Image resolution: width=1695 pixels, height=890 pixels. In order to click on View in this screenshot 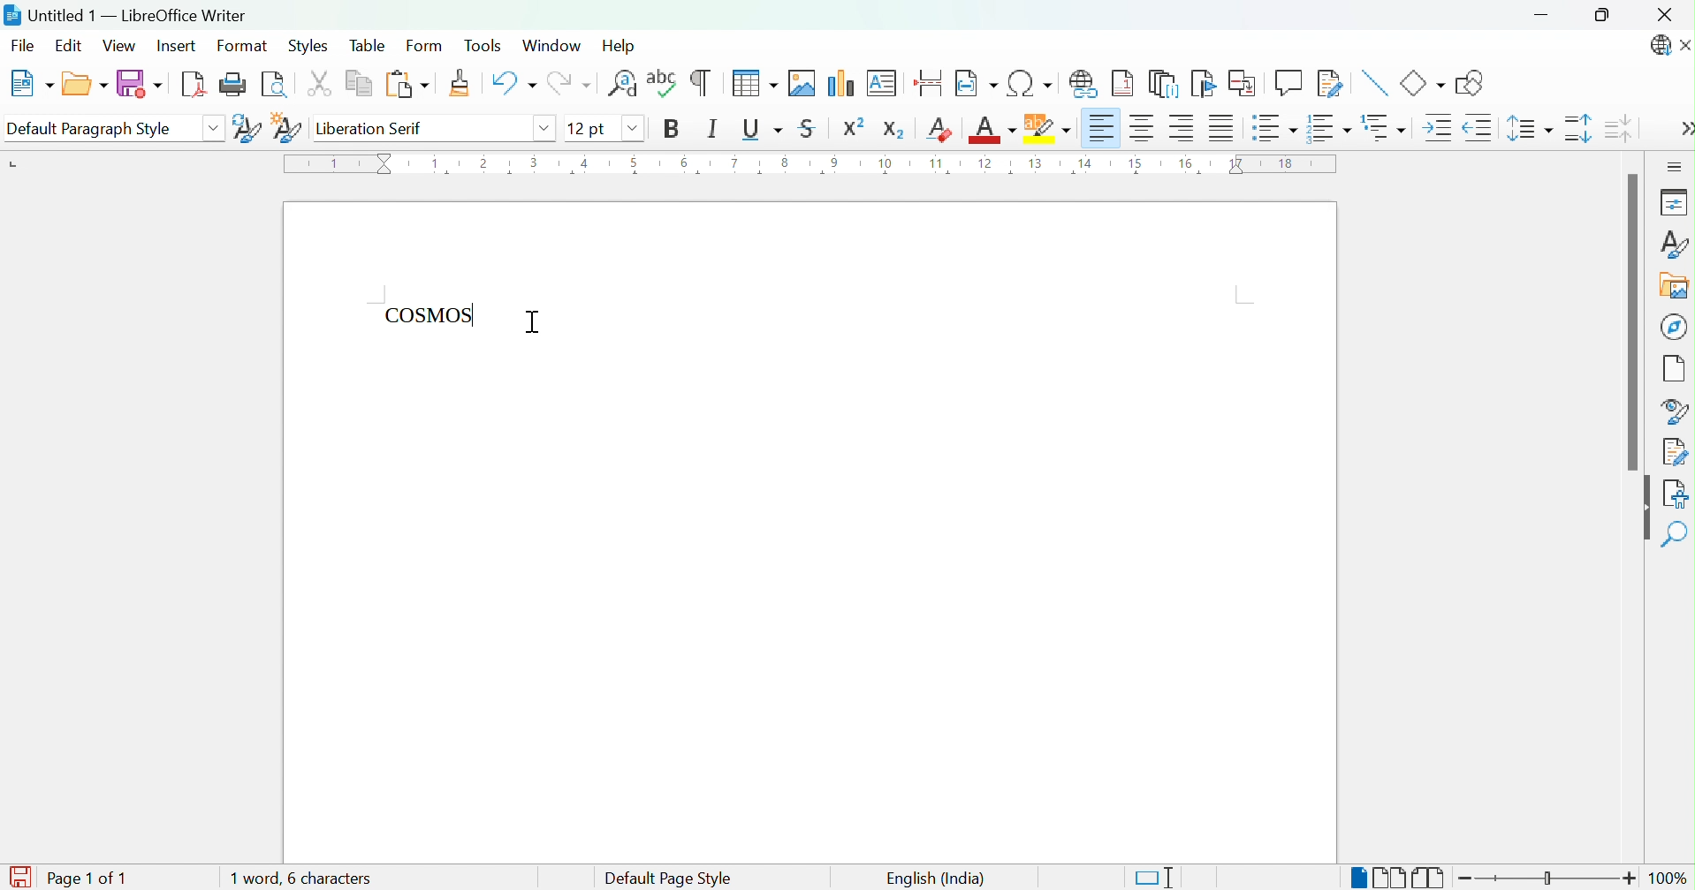, I will do `click(120, 47)`.